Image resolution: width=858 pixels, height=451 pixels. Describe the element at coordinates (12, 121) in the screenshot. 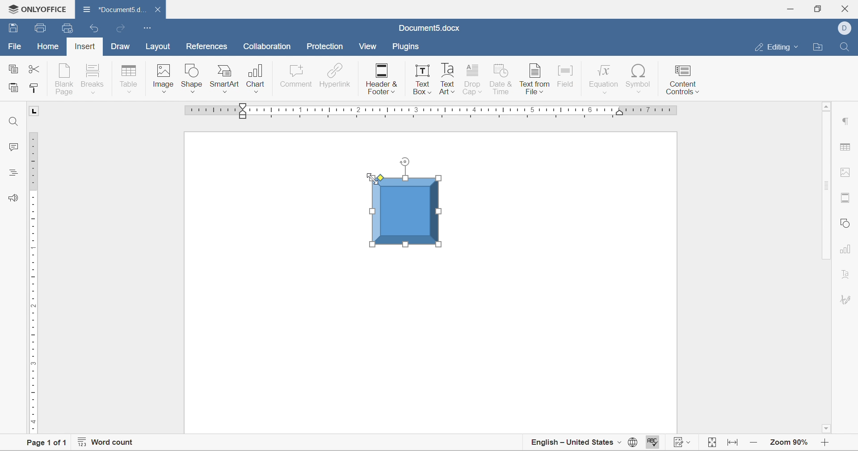

I see `find` at that location.